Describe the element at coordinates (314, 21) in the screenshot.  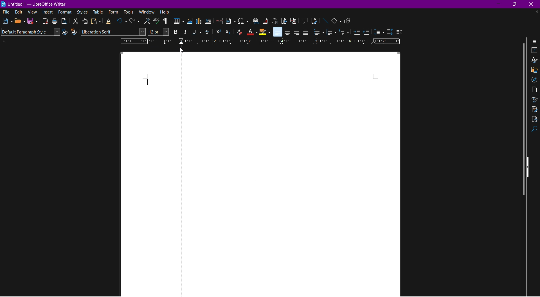
I see `Show Track Changes Functions` at that location.